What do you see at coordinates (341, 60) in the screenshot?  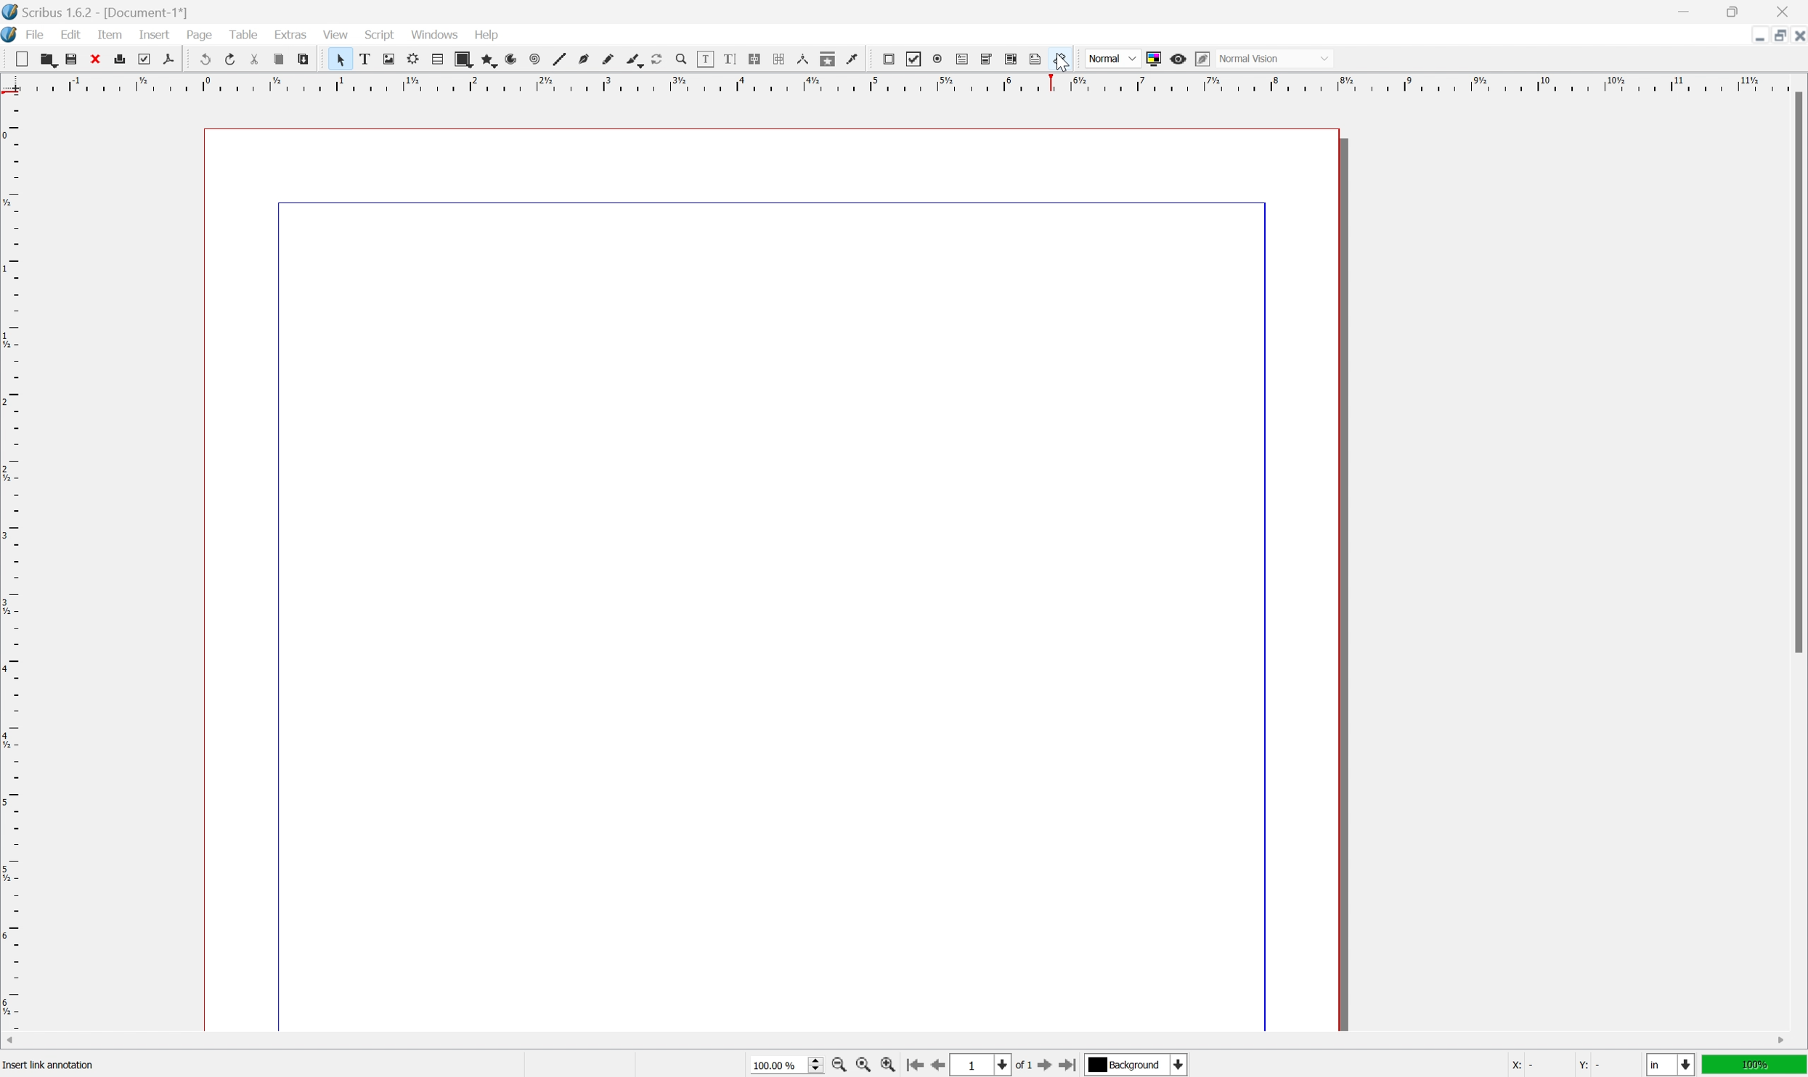 I see `select item` at bounding box center [341, 60].